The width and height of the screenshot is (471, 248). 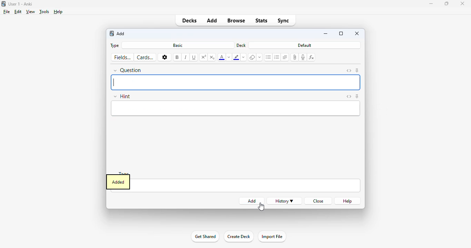 I want to click on minimize, so click(x=431, y=4).